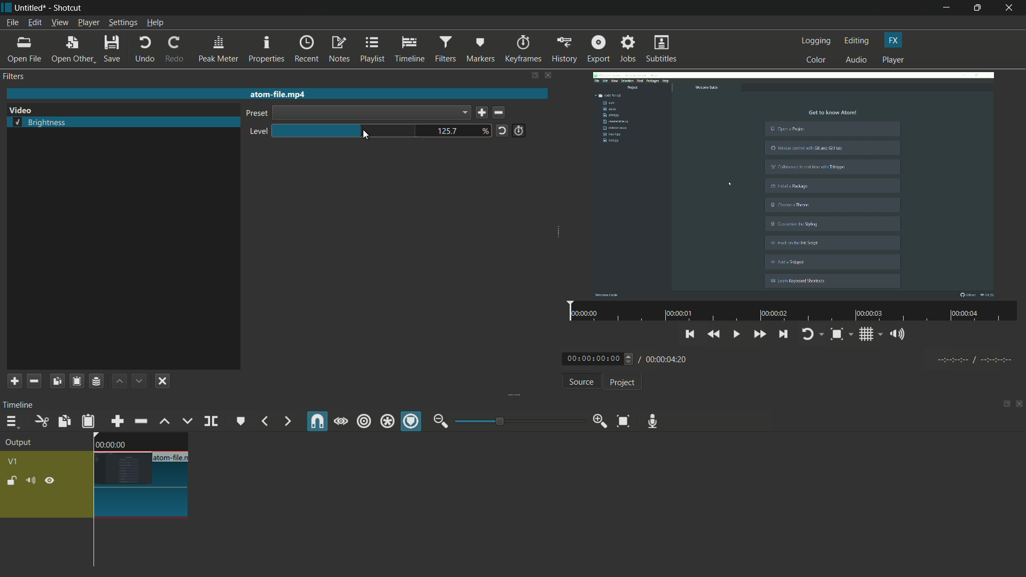  I want to click on %, so click(486, 130).